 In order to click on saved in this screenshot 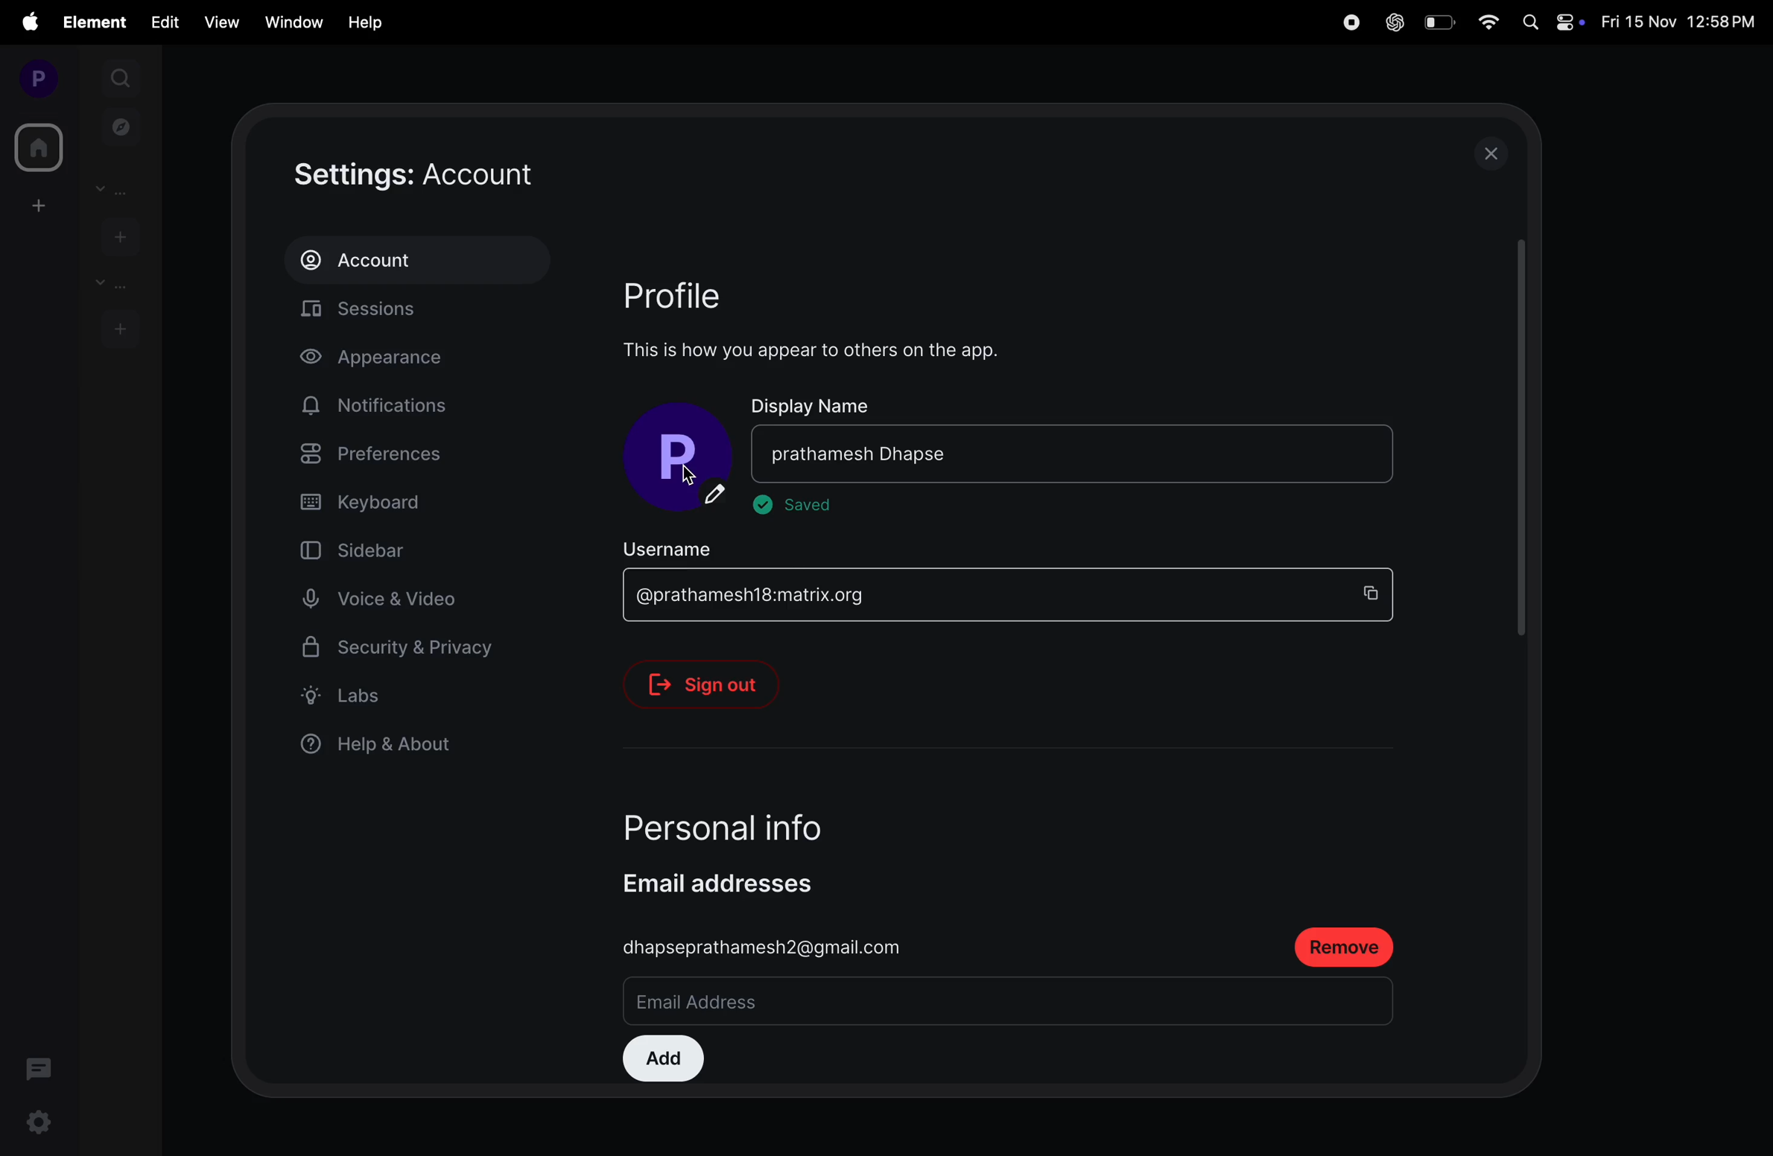, I will do `click(804, 507)`.